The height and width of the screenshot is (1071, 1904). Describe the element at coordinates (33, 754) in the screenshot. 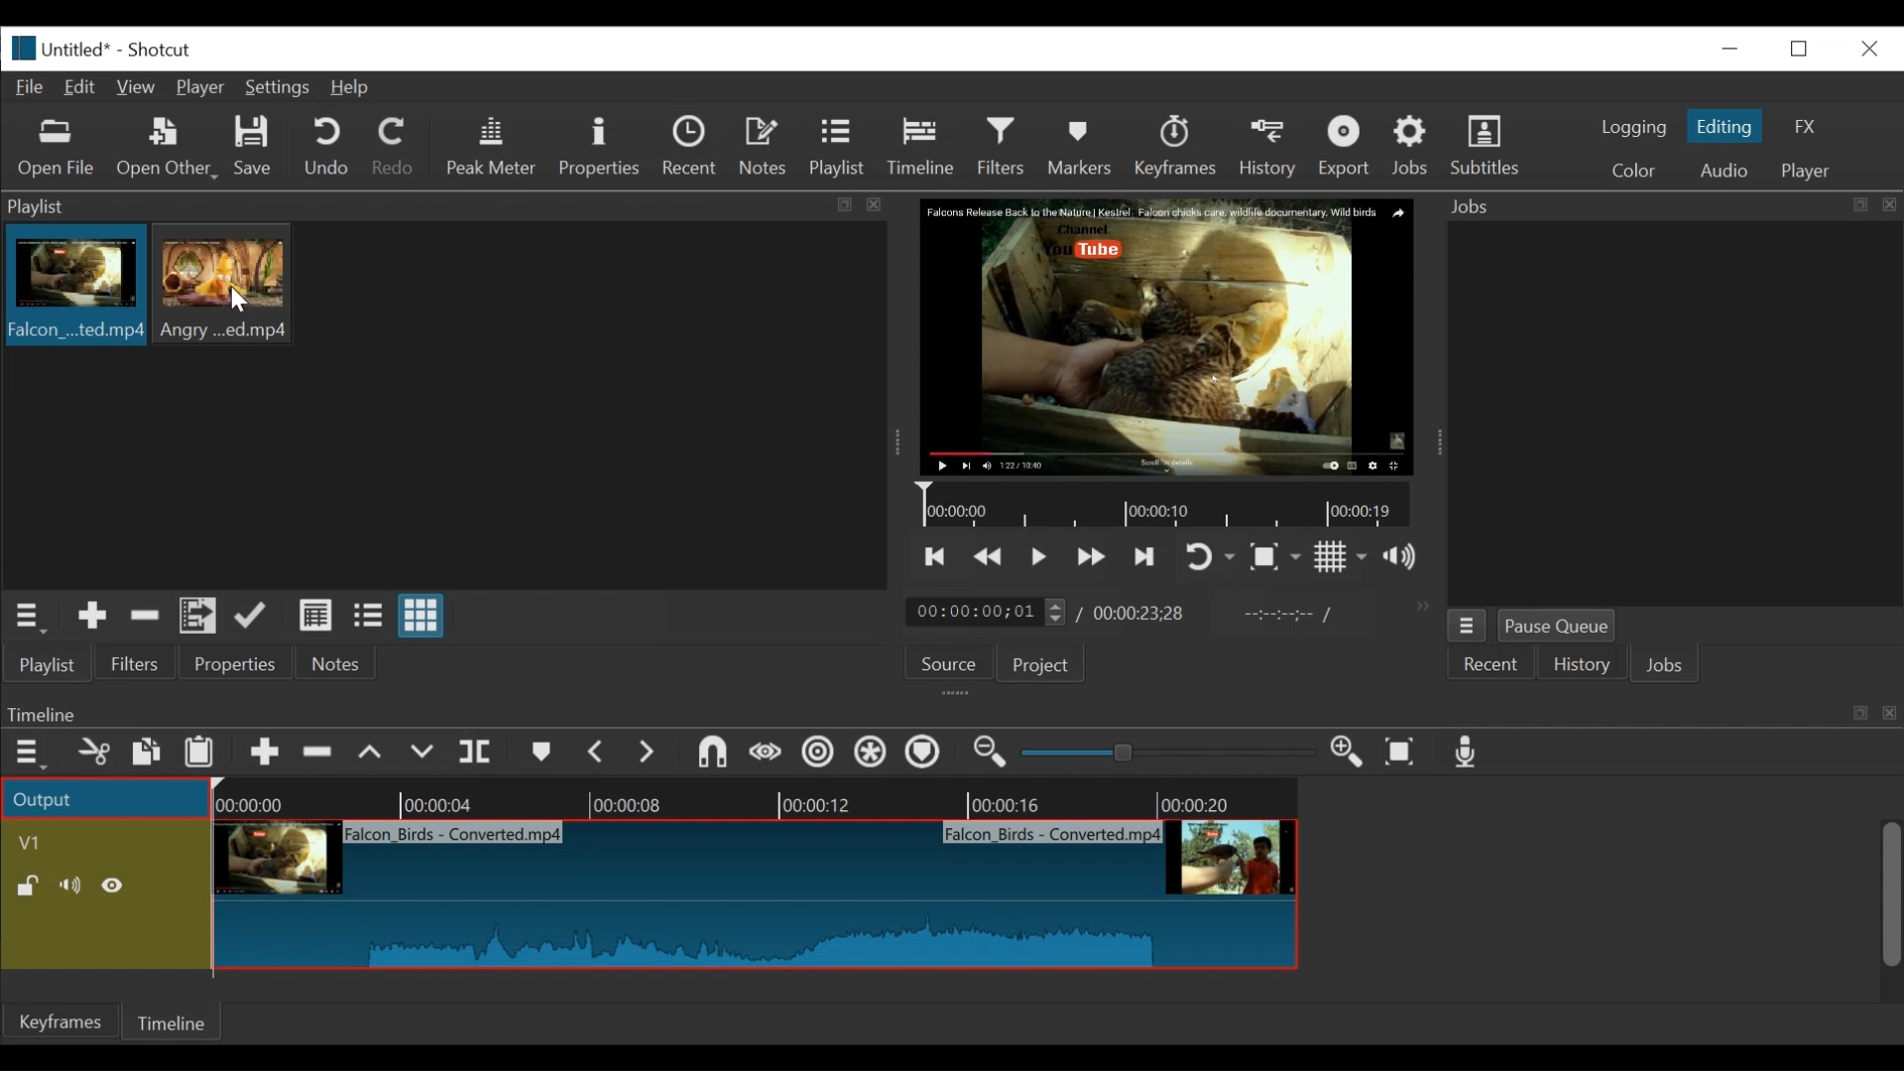

I see `Timeline menu` at that location.